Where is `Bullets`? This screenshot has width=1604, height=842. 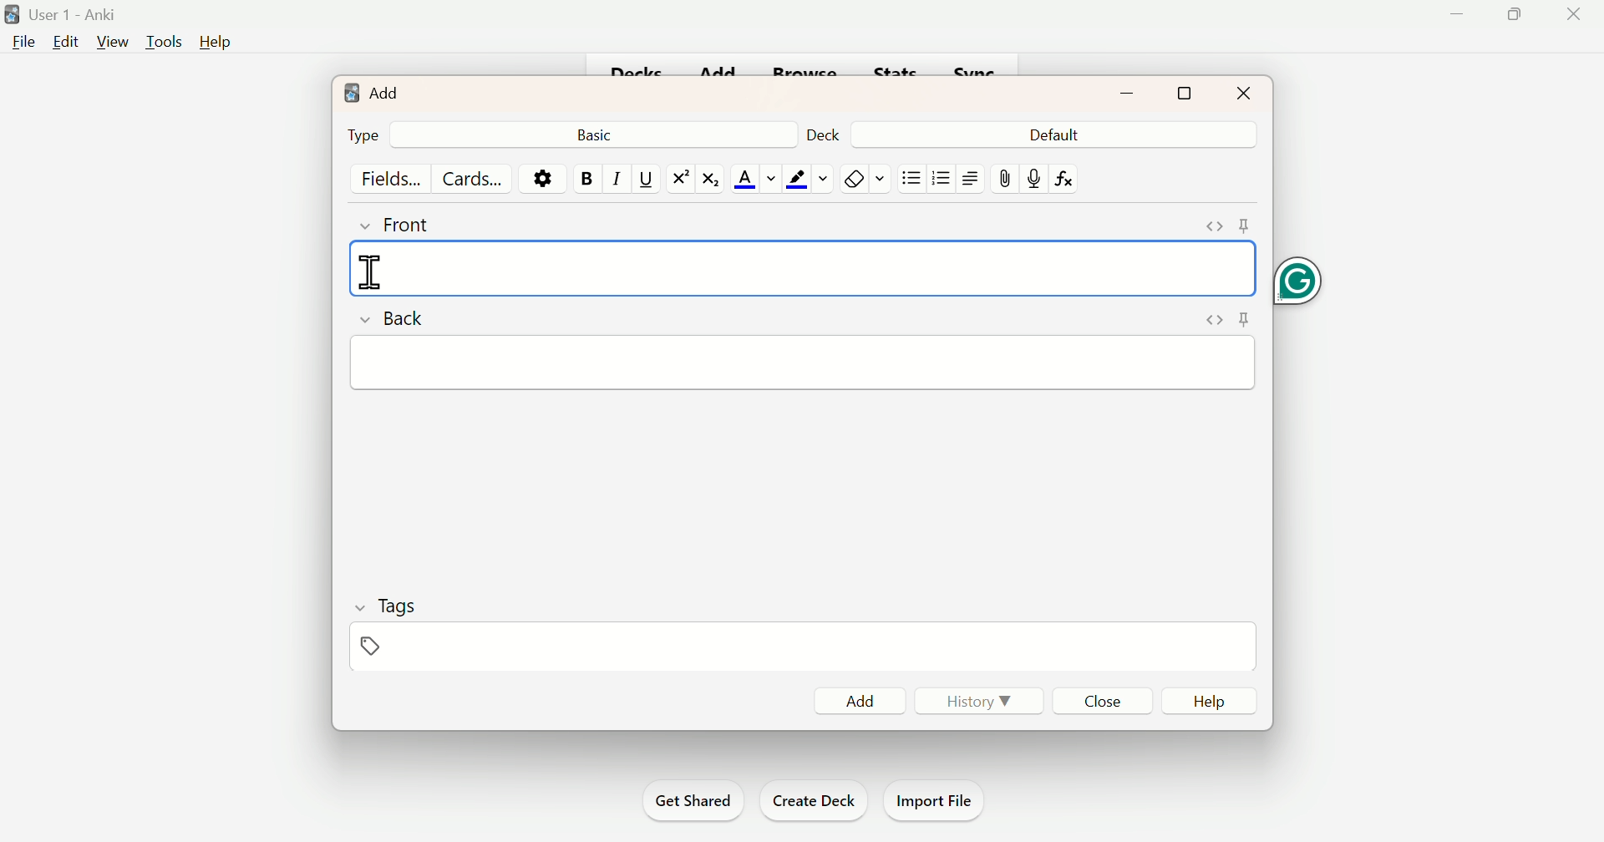 Bullets is located at coordinates (913, 177).